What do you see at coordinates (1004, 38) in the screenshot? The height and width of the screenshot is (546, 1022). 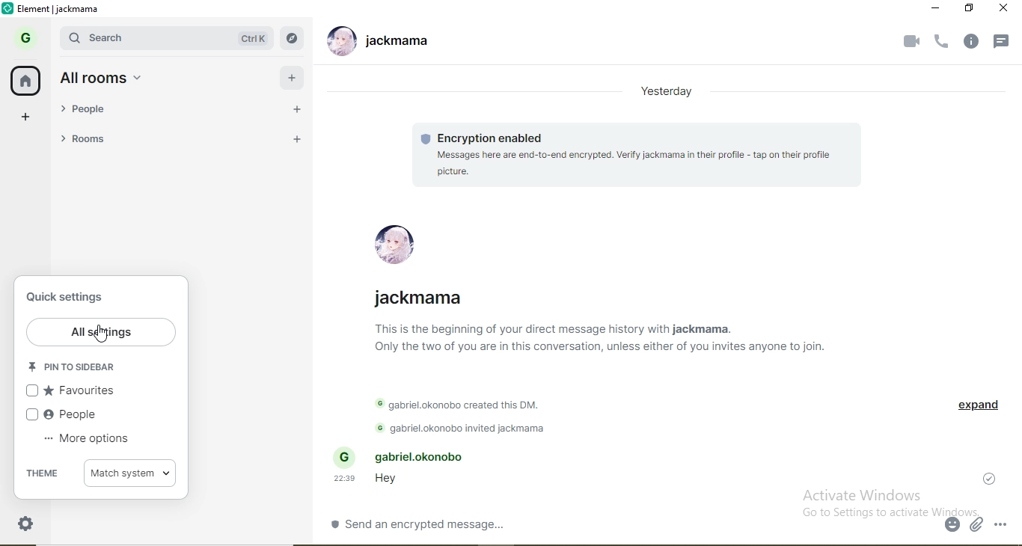 I see `notification` at bounding box center [1004, 38].